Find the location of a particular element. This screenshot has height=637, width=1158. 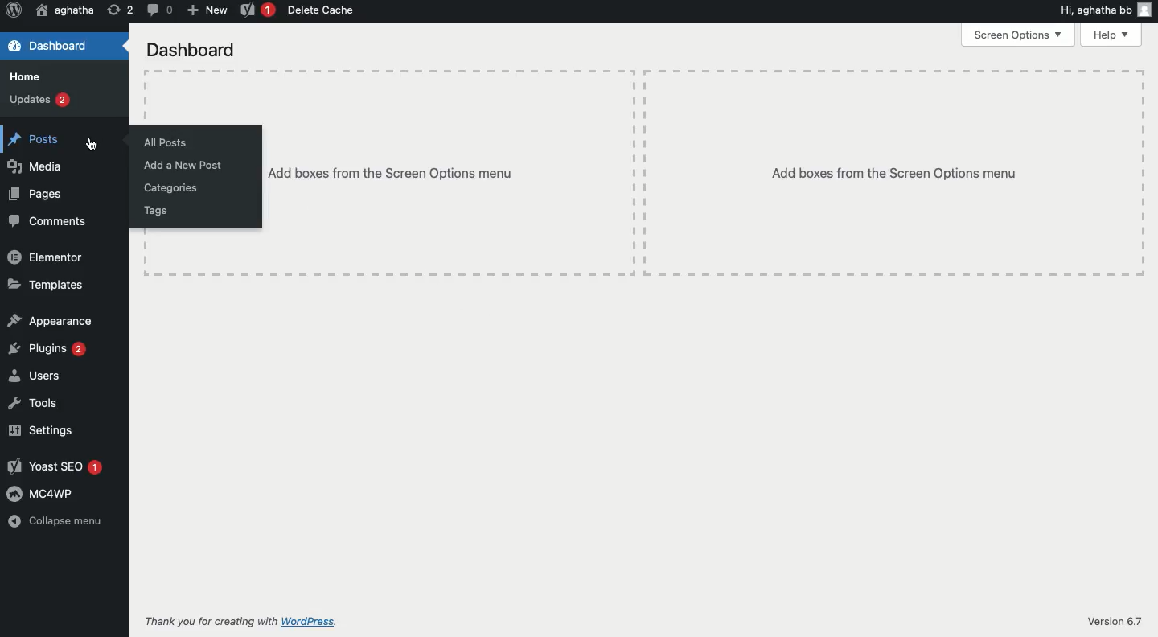

Screen Options is located at coordinates (1016, 34).